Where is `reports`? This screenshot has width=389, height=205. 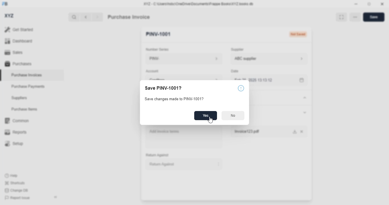 reports is located at coordinates (16, 132).